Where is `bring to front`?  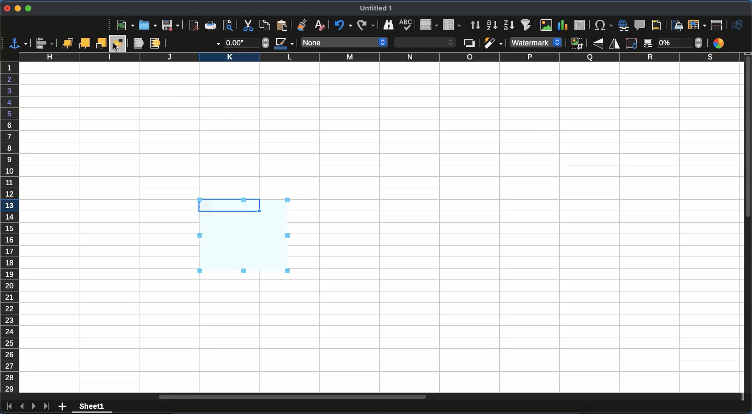 bring to front is located at coordinates (66, 43).